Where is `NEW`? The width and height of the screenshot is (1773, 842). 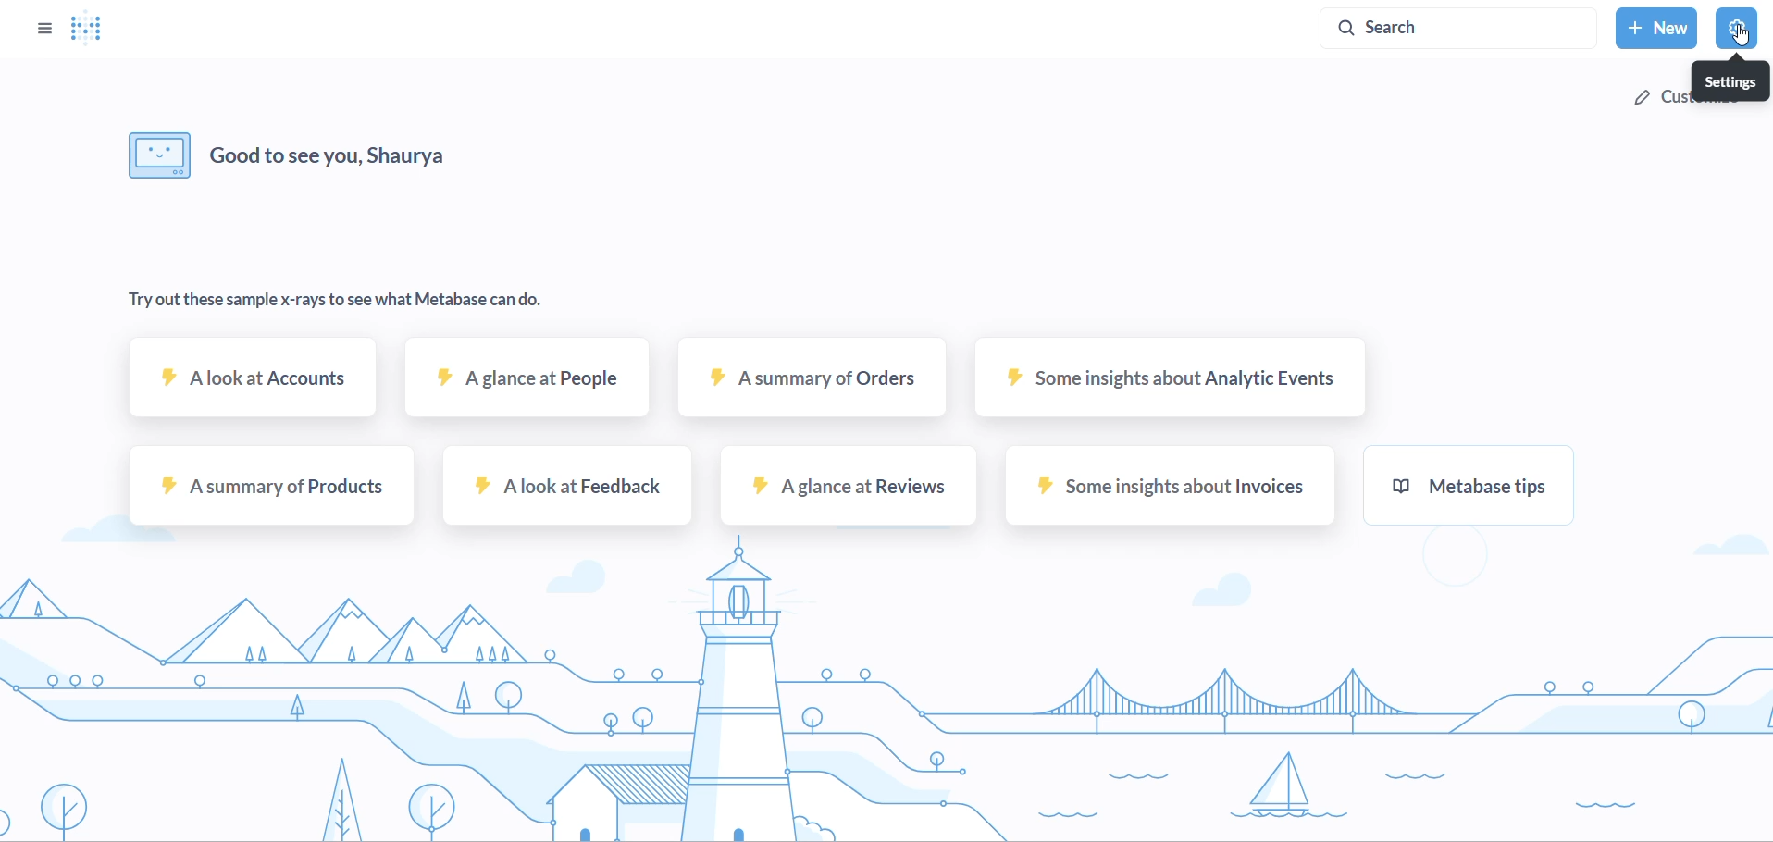 NEW is located at coordinates (1655, 29).